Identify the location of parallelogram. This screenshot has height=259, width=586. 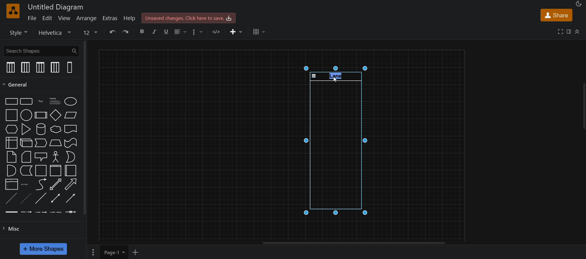
(70, 115).